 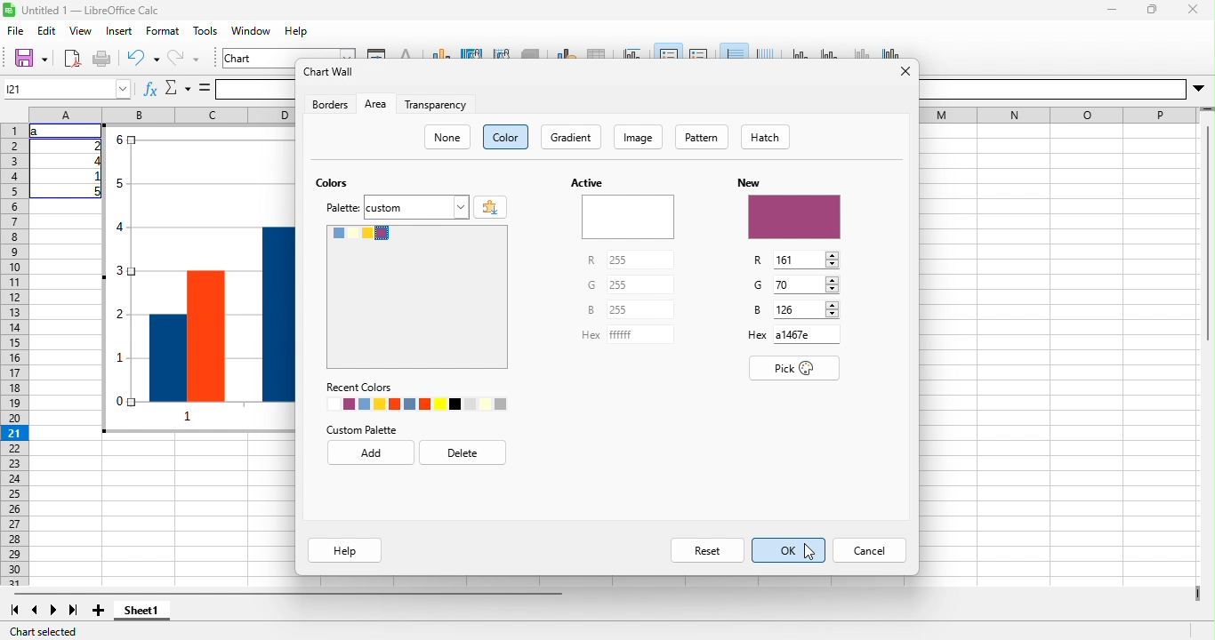 I want to click on image, so click(x=638, y=137).